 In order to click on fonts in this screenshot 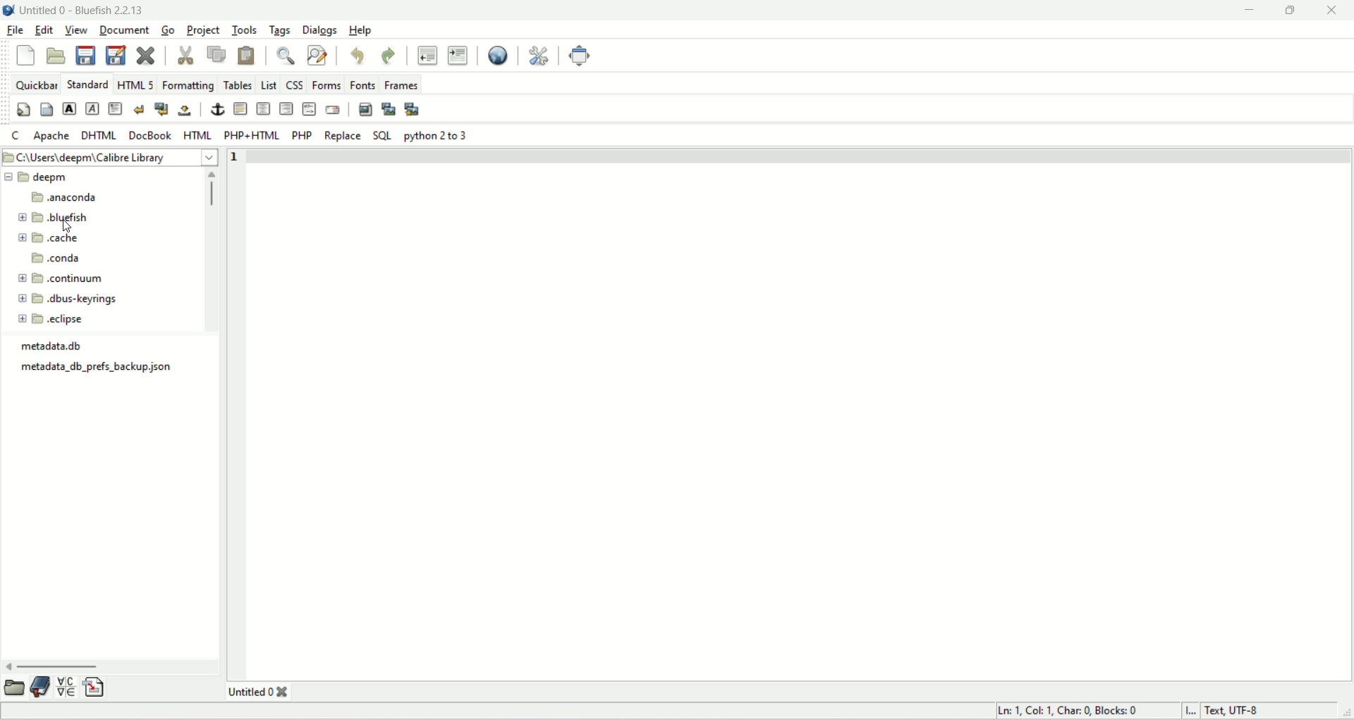, I will do `click(362, 85)`.